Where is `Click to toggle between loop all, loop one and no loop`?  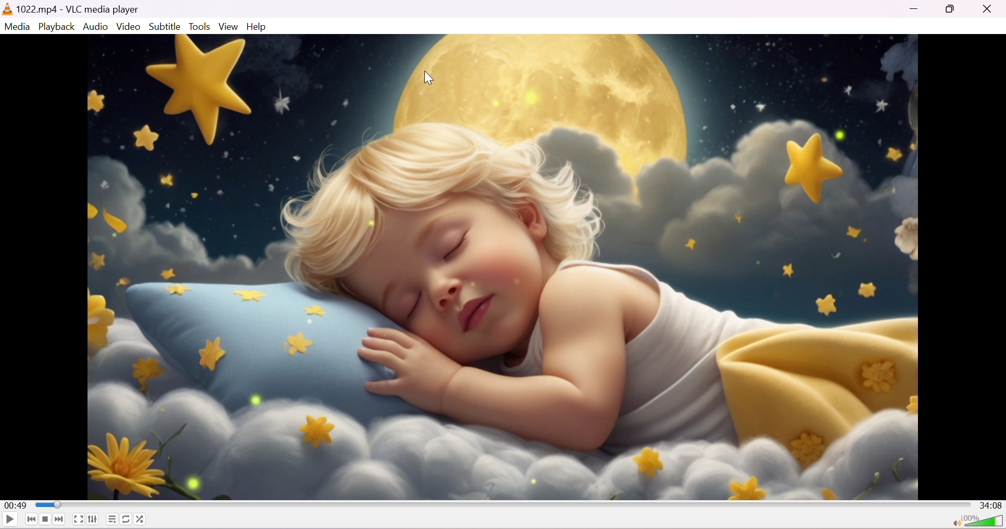
Click to toggle between loop all, loop one and no loop is located at coordinates (126, 520).